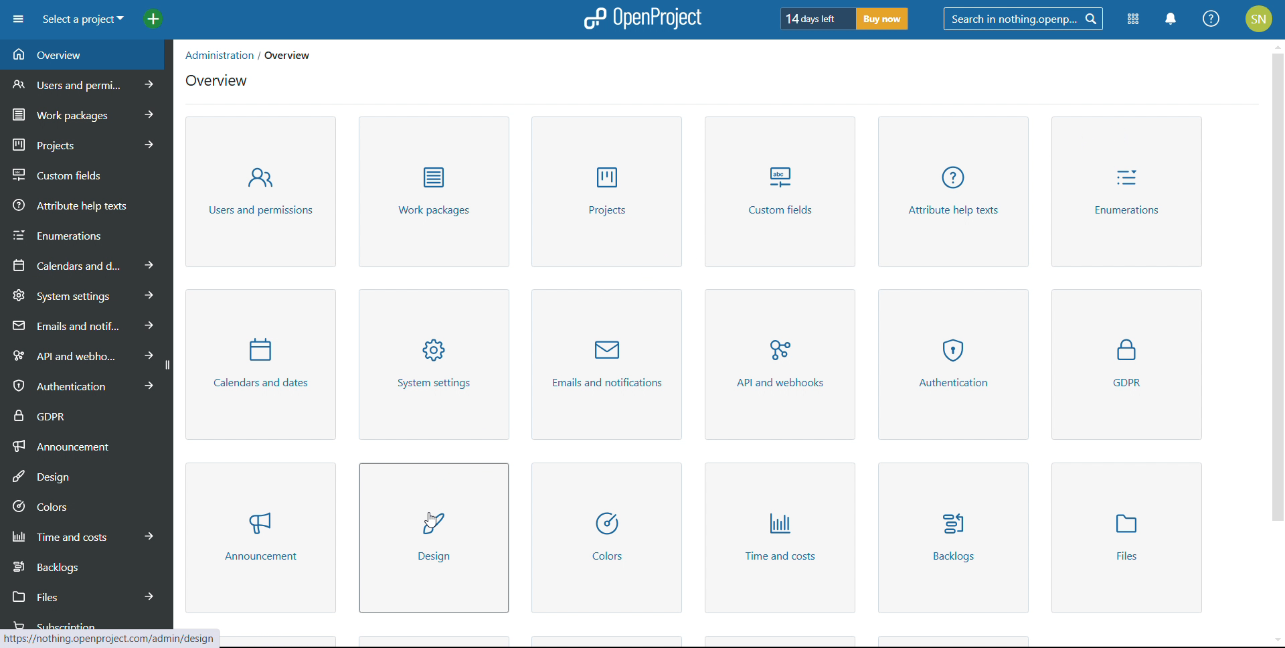  Describe the element at coordinates (86, 475) in the screenshot. I see `design` at that location.